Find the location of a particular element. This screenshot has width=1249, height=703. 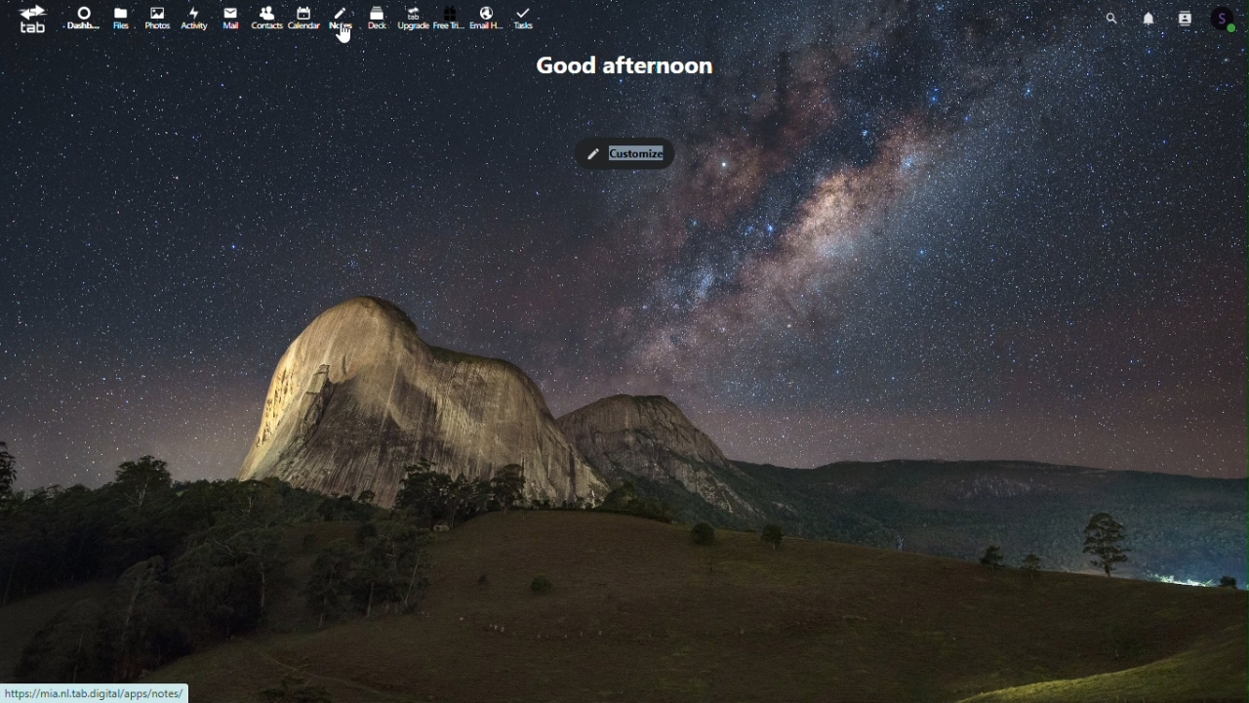

cursor is located at coordinates (344, 34).